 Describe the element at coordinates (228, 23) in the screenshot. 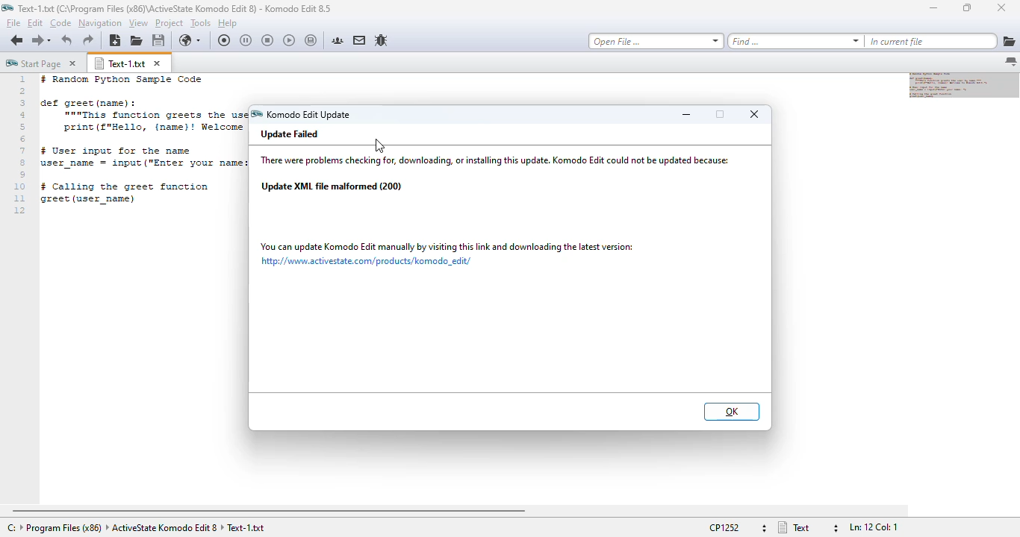

I see `help` at that location.